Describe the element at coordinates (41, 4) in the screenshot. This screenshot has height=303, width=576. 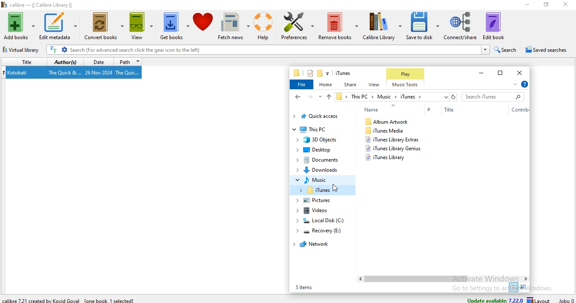
I see `calibre - || Calibre Library ||` at that location.